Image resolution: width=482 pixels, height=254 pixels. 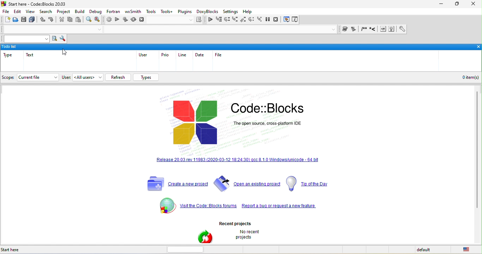 I want to click on run chm, so click(x=392, y=29).